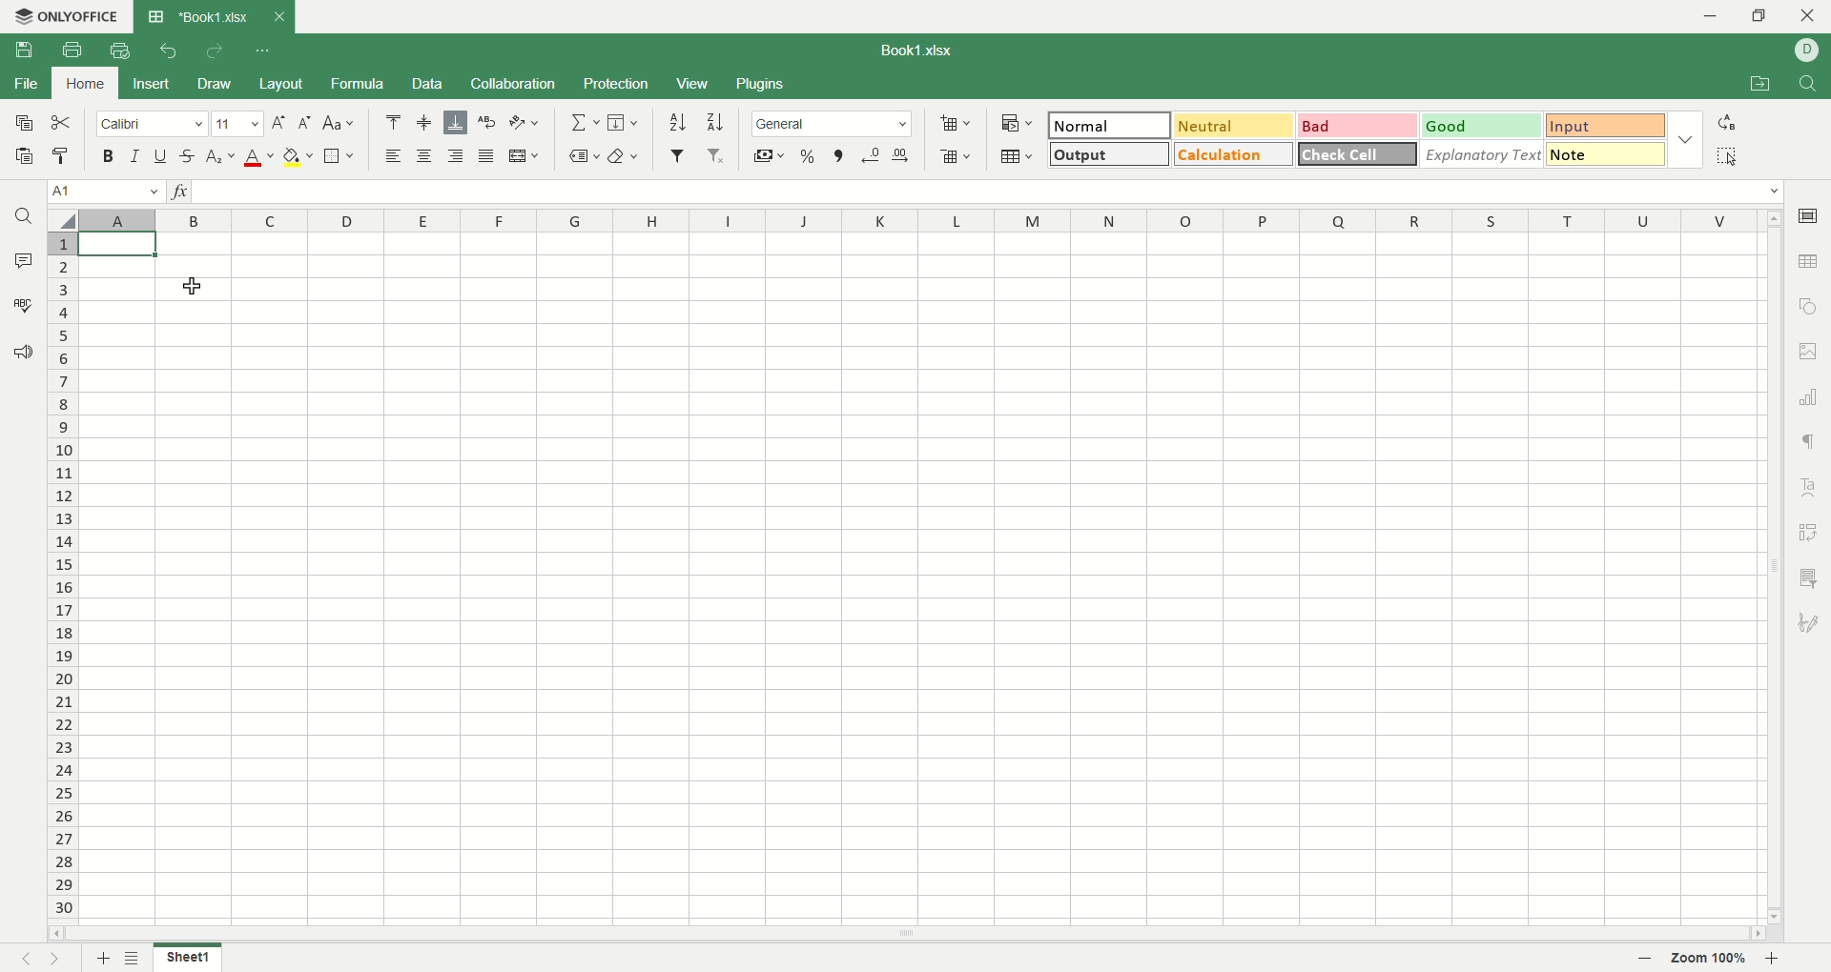  Describe the element at coordinates (1813, 84) in the screenshot. I see `find` at that location.